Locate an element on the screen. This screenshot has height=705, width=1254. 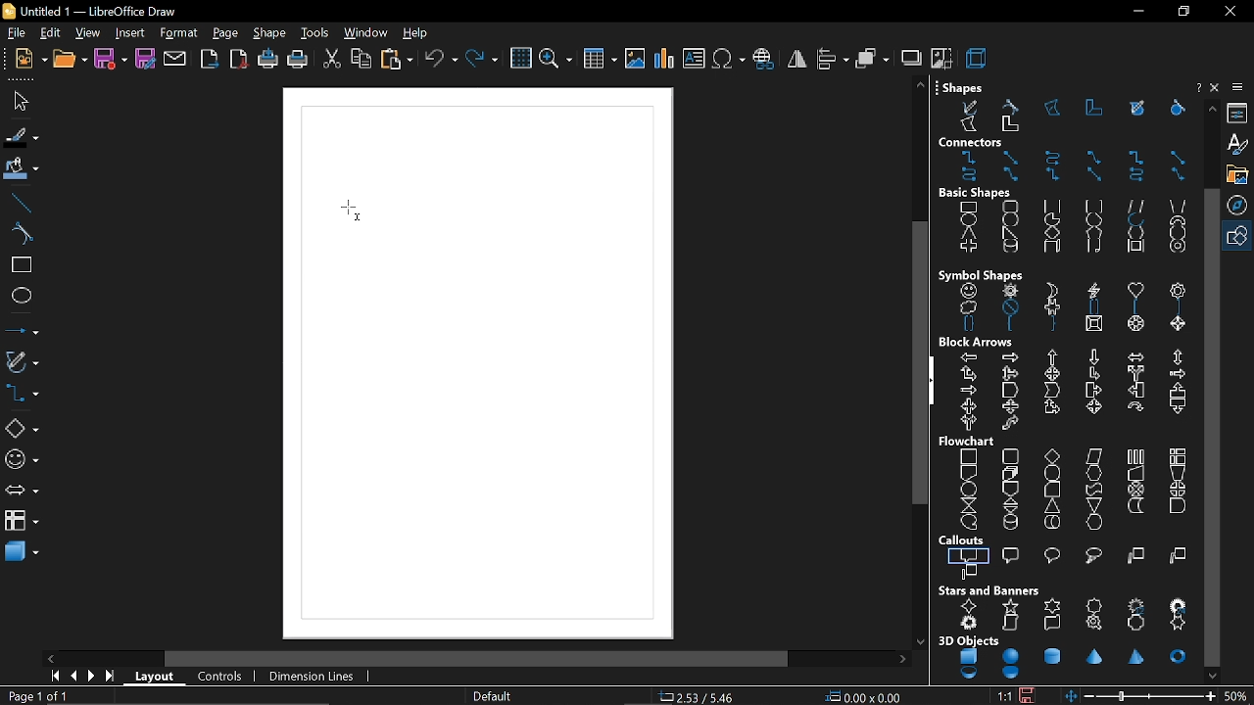
undo is located at coordinates (441, 60).